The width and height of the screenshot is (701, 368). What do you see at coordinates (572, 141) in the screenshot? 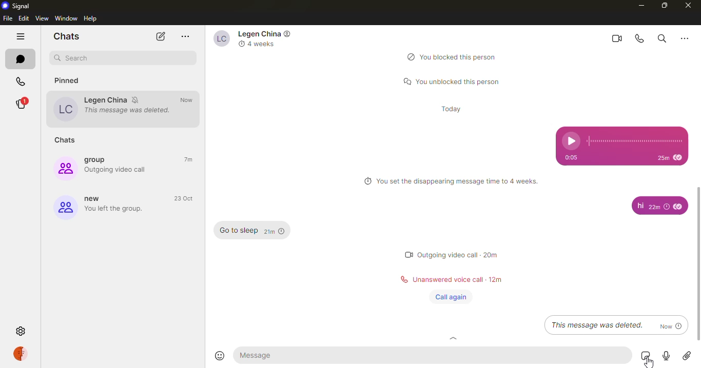
I see `play` at bounding box center [572, 141].